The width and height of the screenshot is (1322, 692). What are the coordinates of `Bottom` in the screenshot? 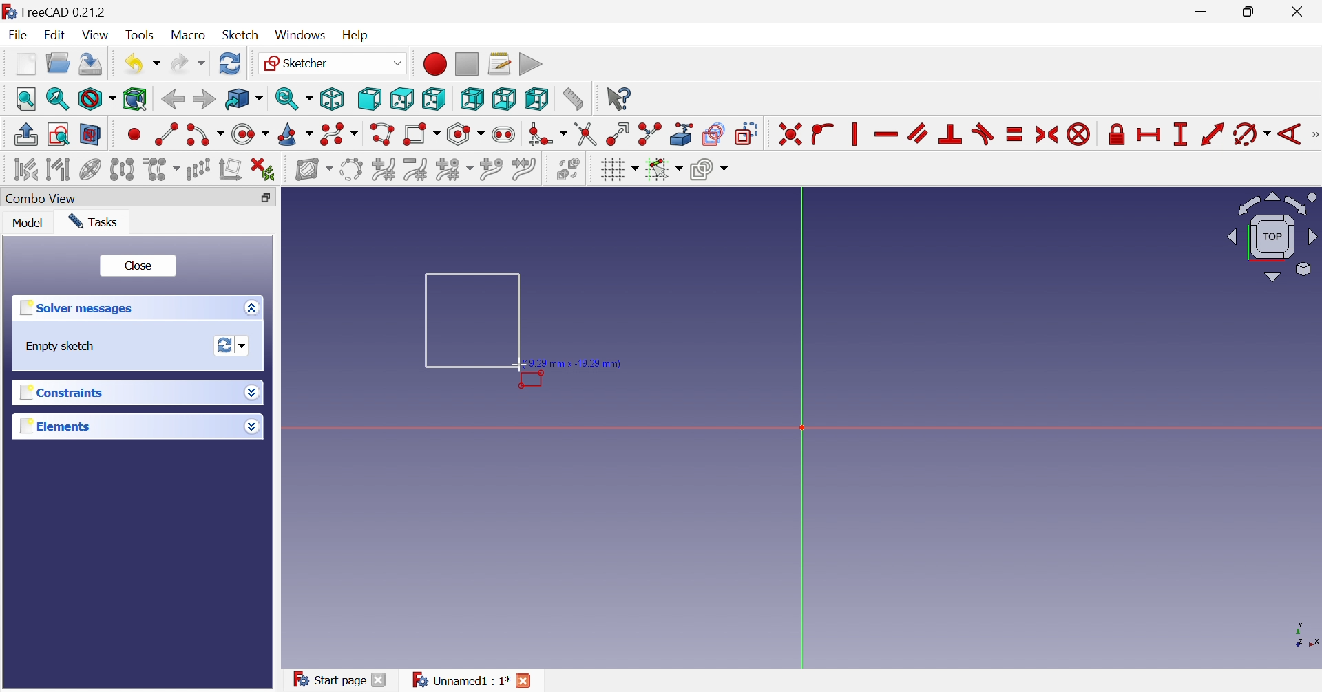 It's located at (503, 98).